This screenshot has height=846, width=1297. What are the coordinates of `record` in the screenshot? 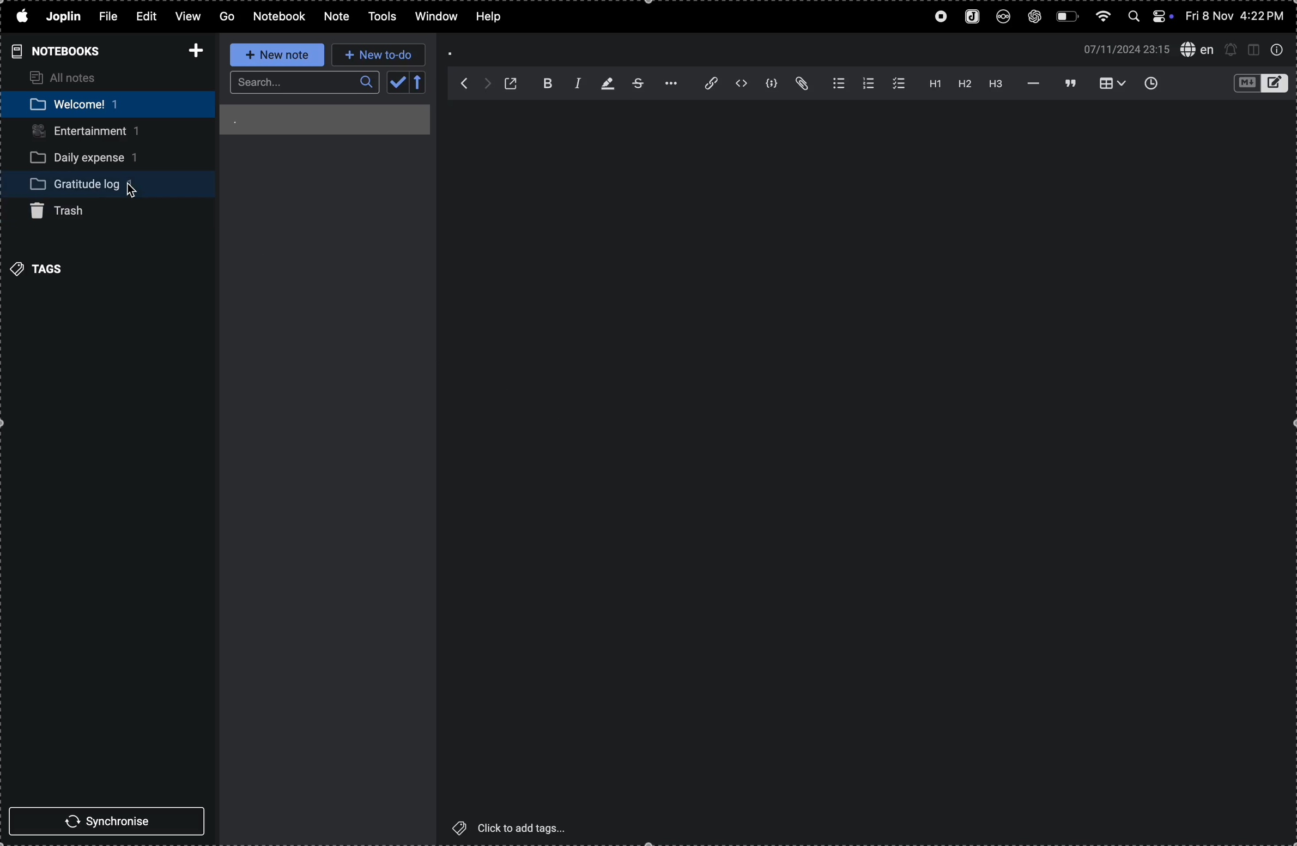 It's located at (941, 16).